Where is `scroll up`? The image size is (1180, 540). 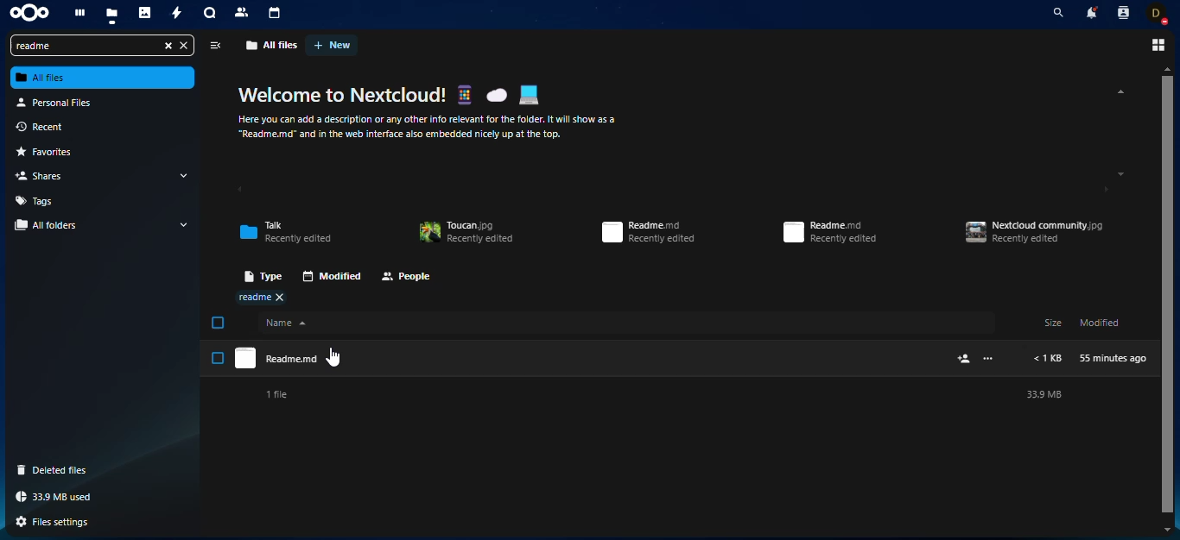
scroll up is located at coordinates (1168, 68).